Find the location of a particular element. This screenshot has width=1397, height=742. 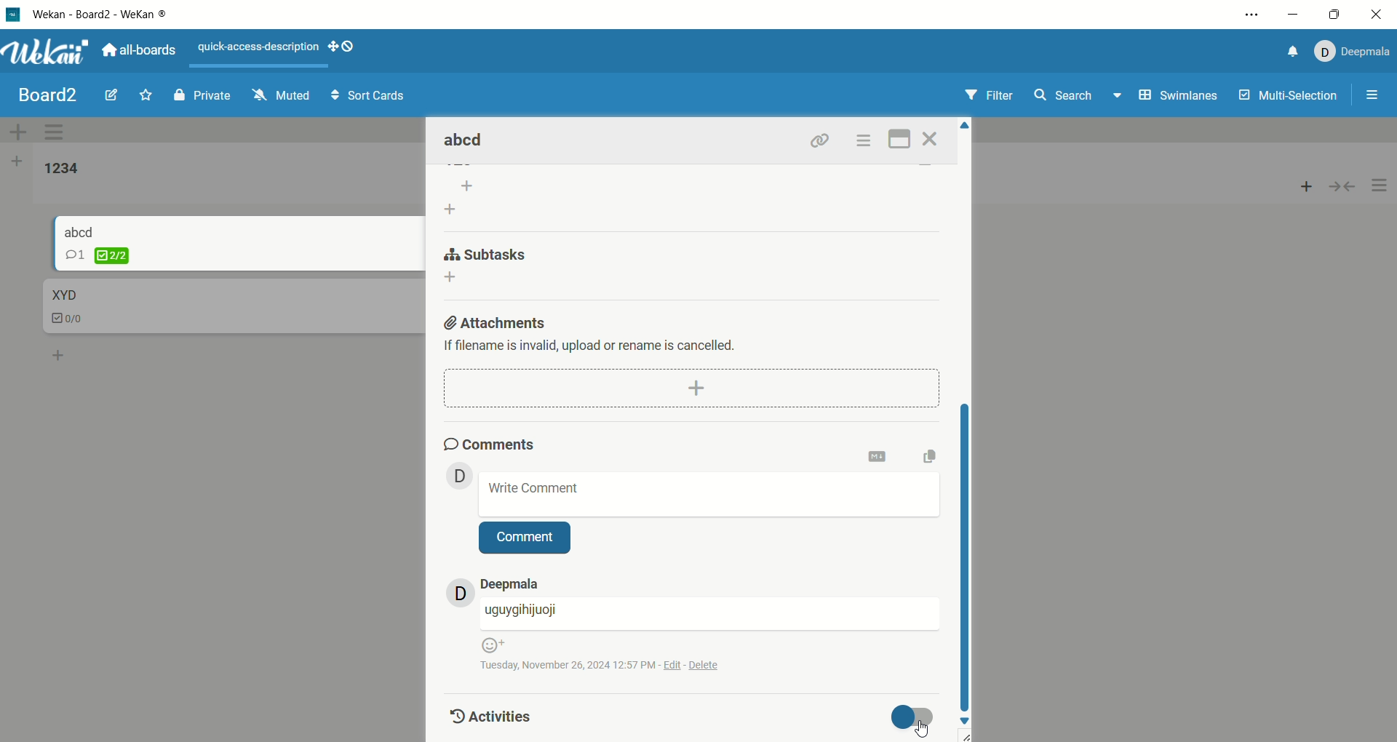

edit is located at coordinates (111, 93).